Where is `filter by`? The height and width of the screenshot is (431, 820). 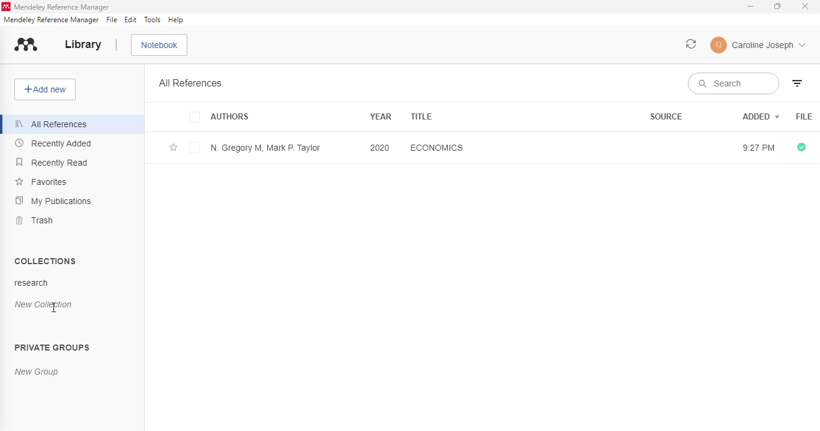
filter by is located at coordinates (797, 83).